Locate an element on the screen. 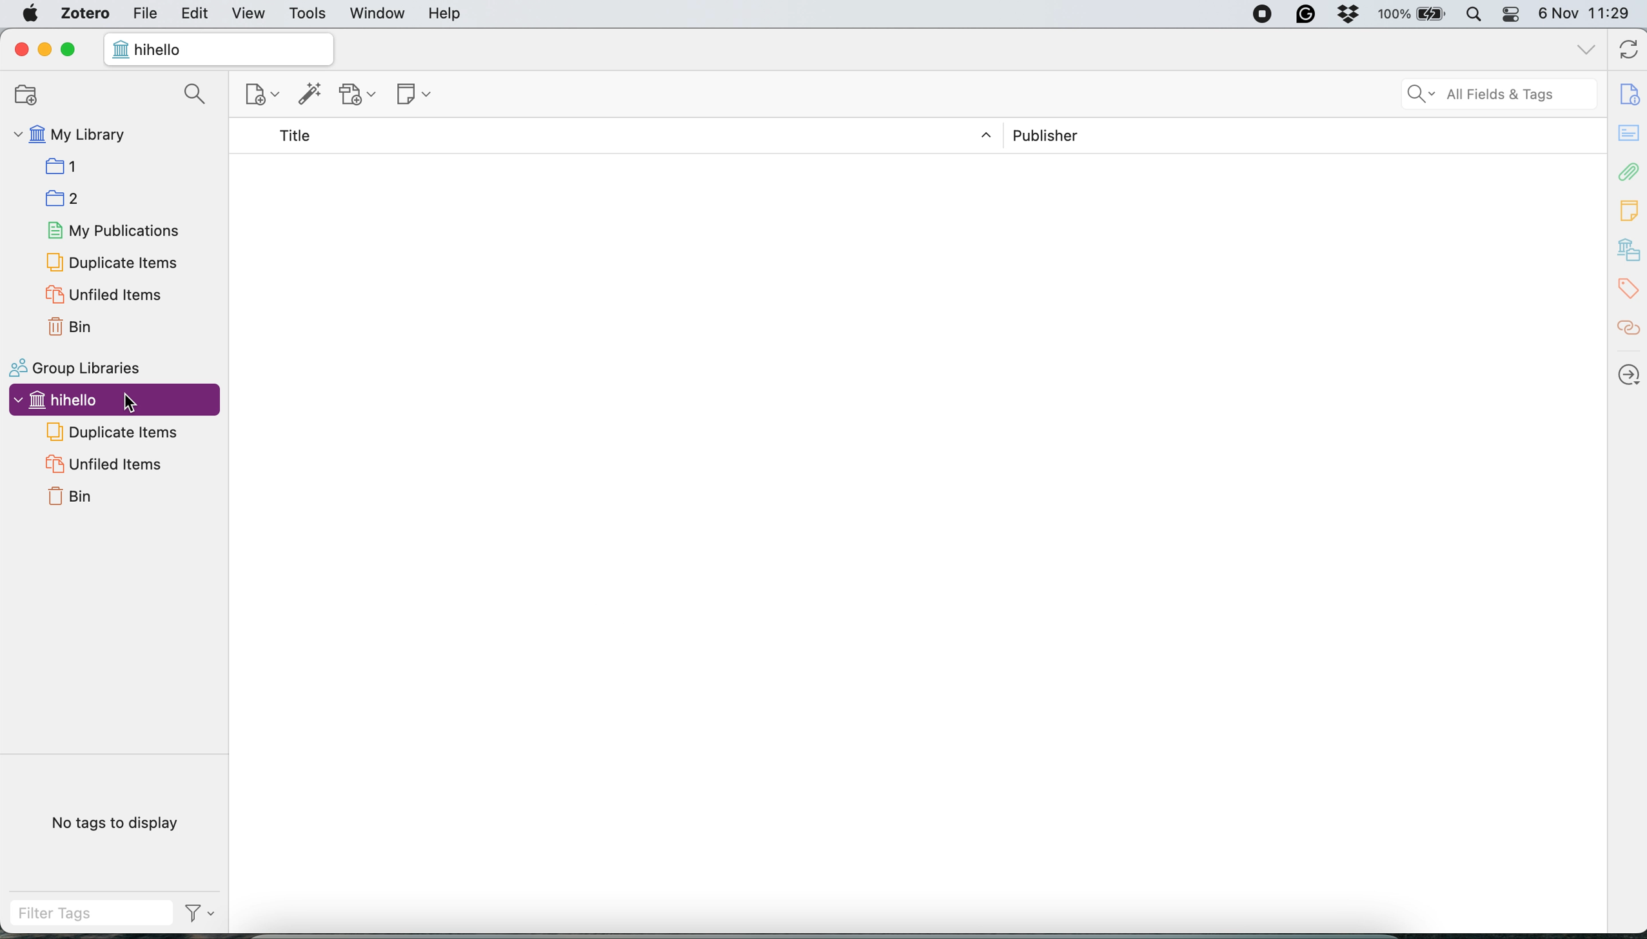 This screenshot has height=939, width=1647. Next is located at coordinates (1628, 369).